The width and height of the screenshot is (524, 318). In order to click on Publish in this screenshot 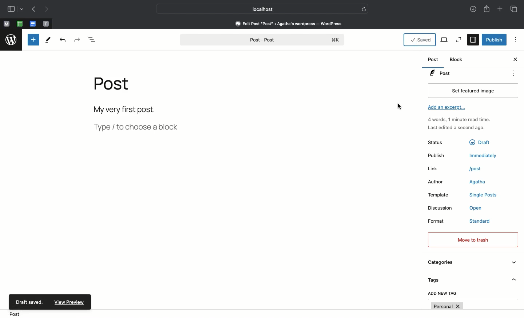, I will do `click(494, 39)`.